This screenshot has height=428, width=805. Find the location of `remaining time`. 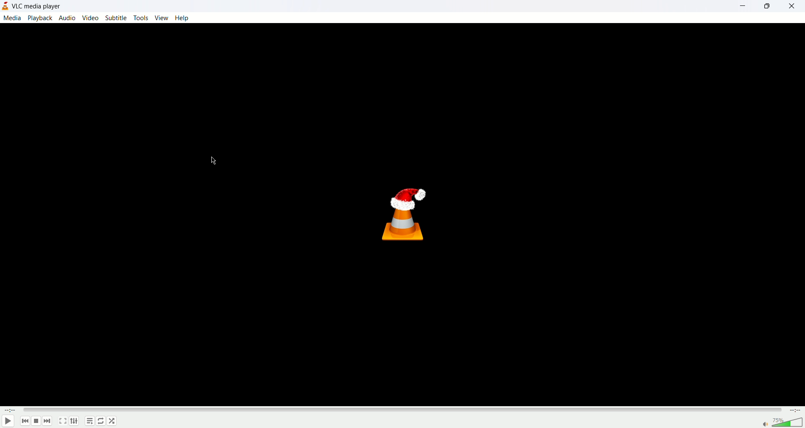

remaining time is located at coordinates (795, 411).